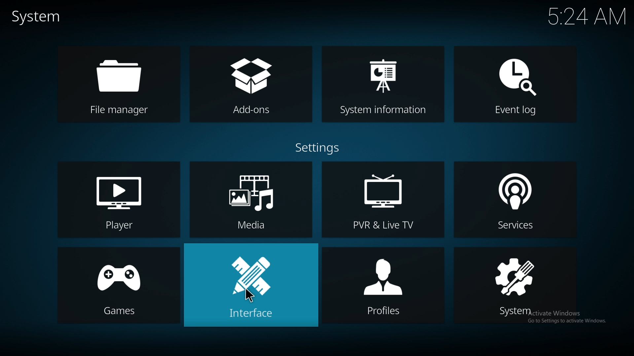 The width and height of the screenshot is (634, 356). Describe the element at coordinates (249, 84) in the screenshot. I see `add ons` at that location.